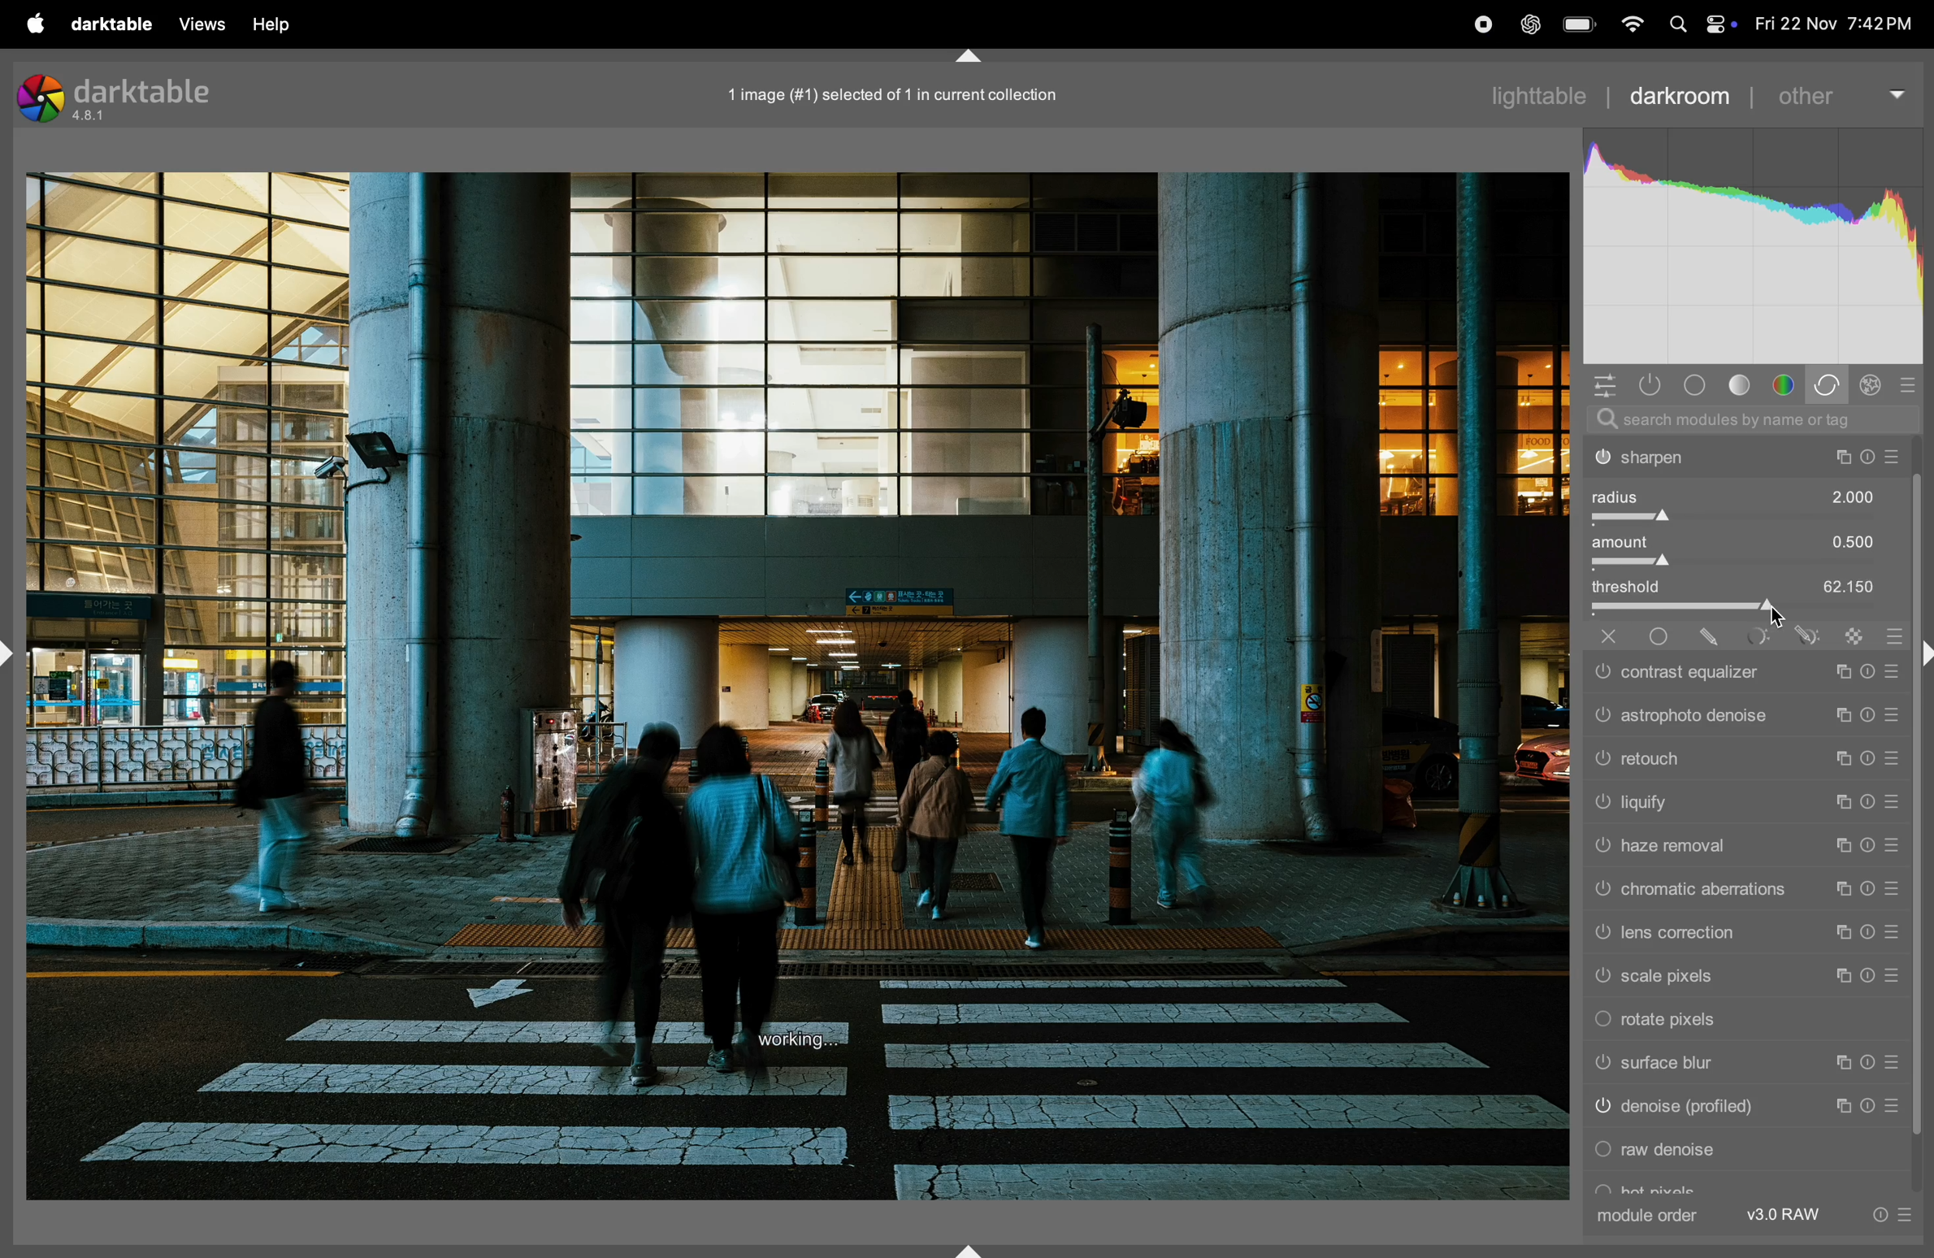  What do you see at coordinates (1747, 503) in the screenshot?
I see `radius` at bounding box center [1747, 503].